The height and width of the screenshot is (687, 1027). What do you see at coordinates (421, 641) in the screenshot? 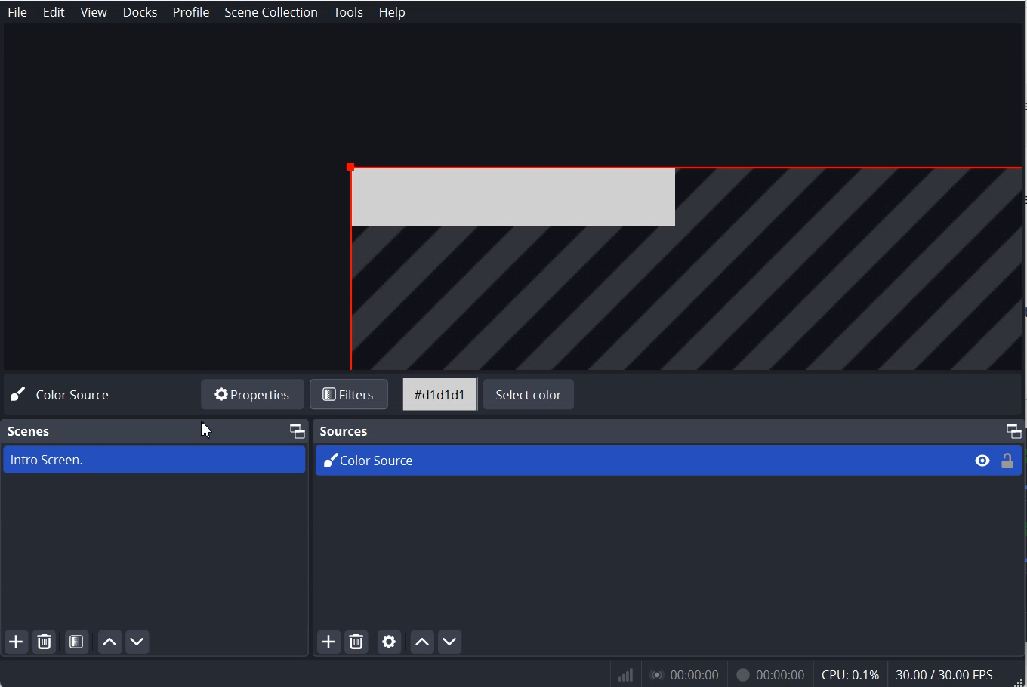
I see `Move Source up` at bounding box center [421, 641].